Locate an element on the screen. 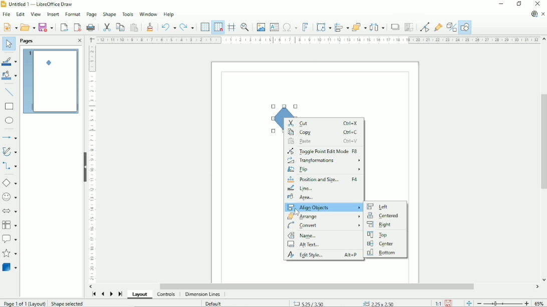  Display grid is located at coordinates (205, 27).